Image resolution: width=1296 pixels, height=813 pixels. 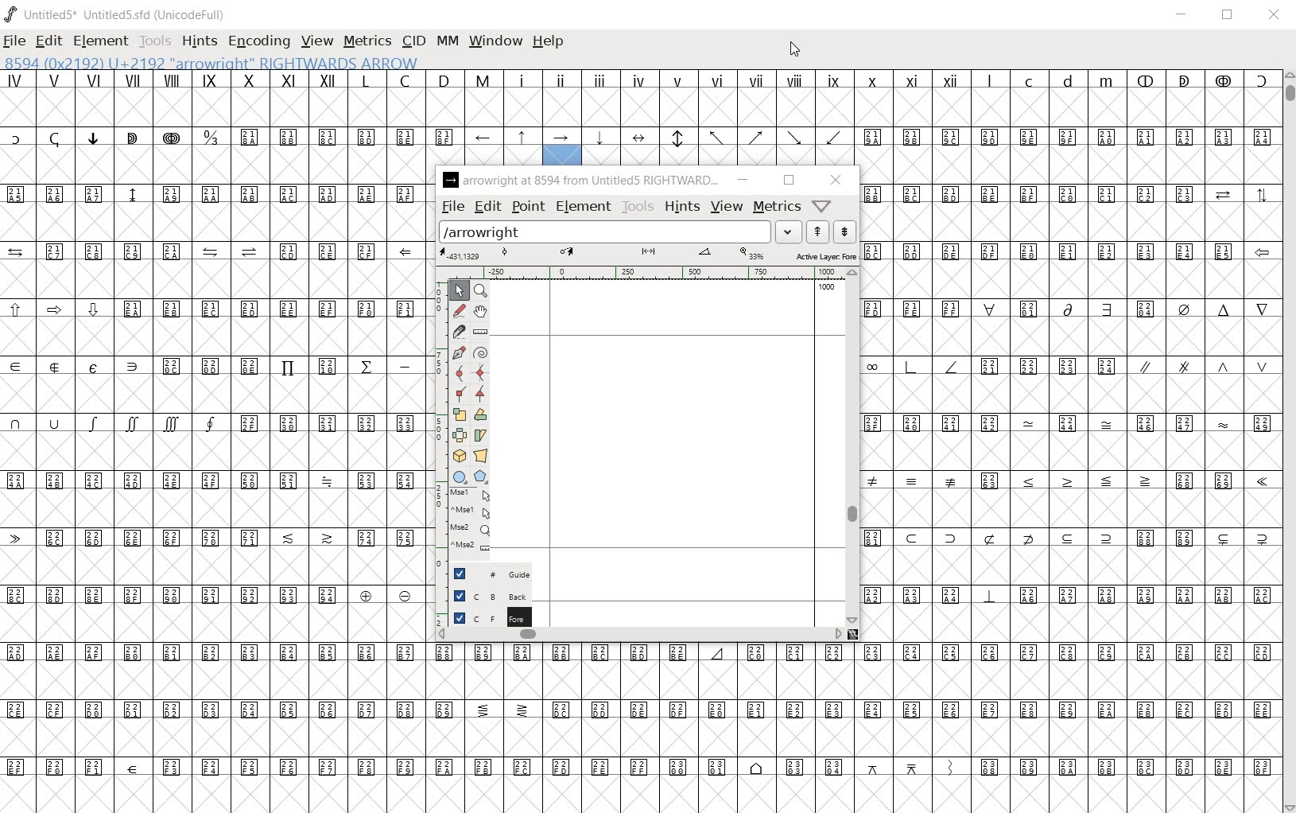 I want to click on add a curve point, so click(x=459, y=373).